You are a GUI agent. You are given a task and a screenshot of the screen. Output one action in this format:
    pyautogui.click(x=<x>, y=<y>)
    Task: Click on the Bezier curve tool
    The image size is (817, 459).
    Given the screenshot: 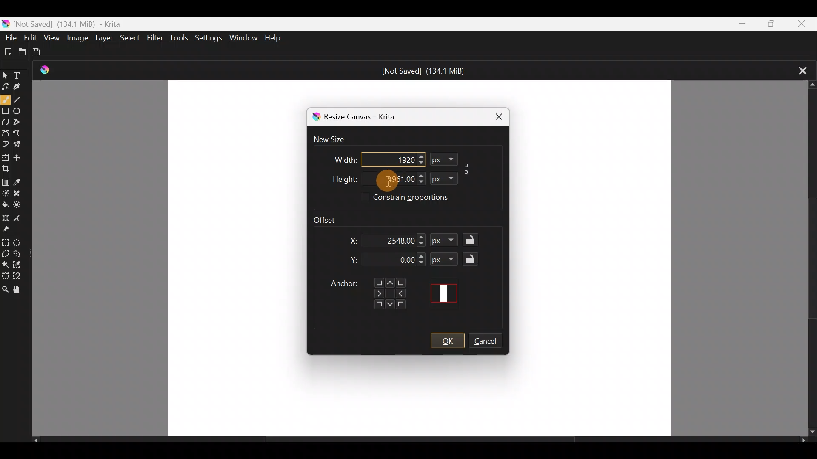 What is the action you would take?
    pyautogui.click(x=6, y=132)
    